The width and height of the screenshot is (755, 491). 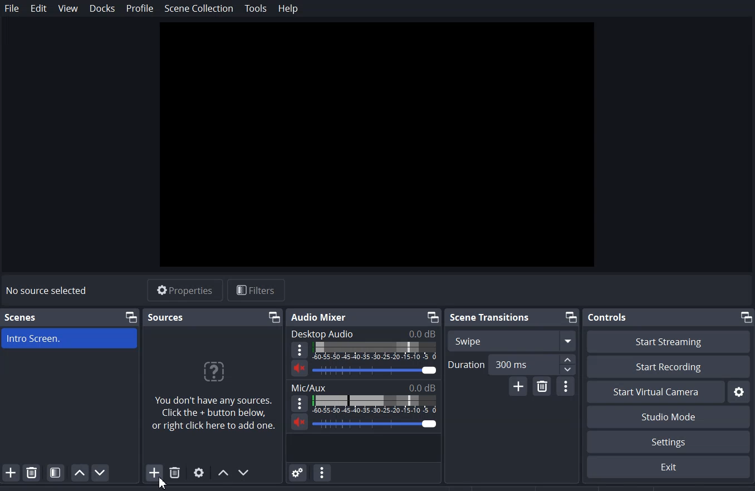 I want to click on More, so click(x=300, y=350).